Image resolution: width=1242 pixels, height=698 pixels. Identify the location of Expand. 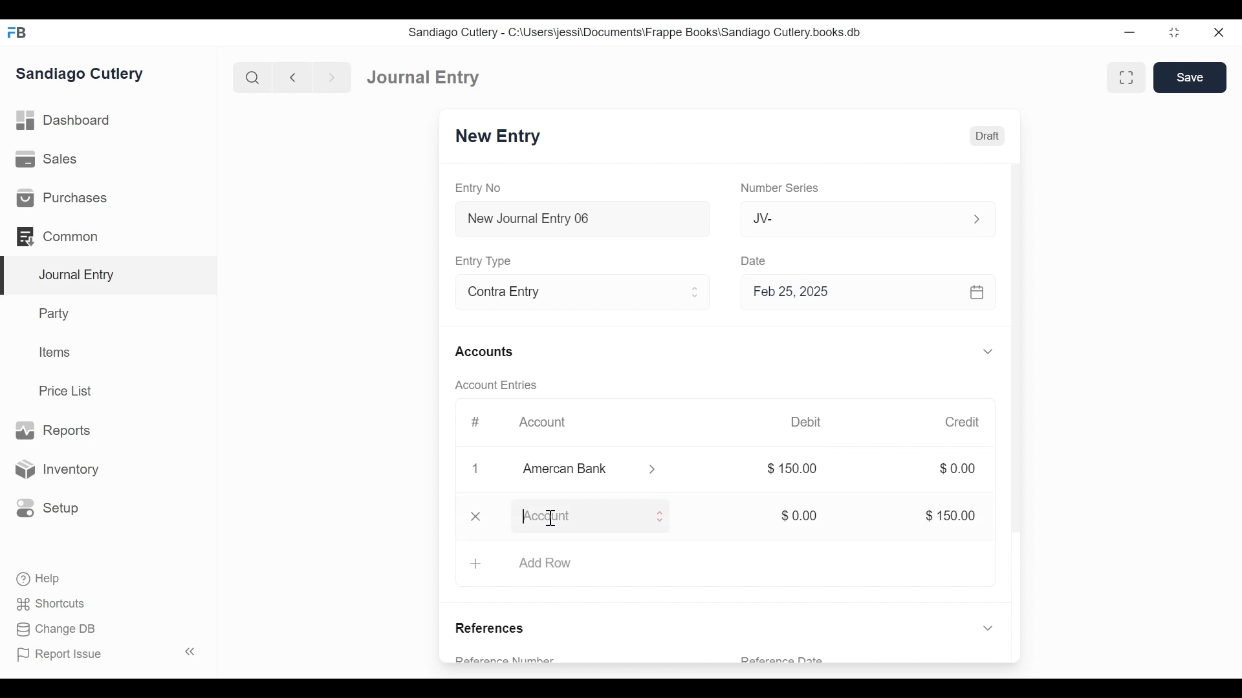
(990, 352).